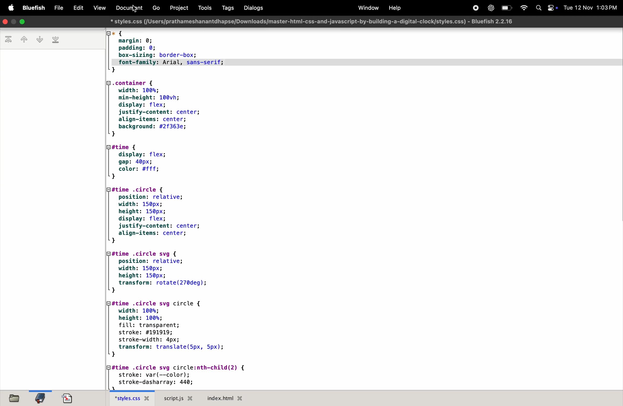  What do you see at coordinates (525, 8) in the screenshot?
I see `Wifi` at bounding box center [525, 8].